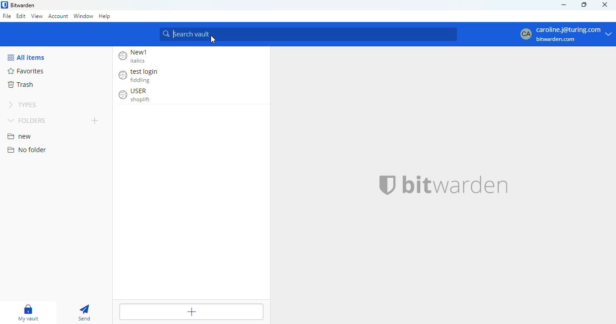 This screenshot has width=616, height=324. Describe the element at coordinates (20, 85) in the screenshot. I see `trash` at that location.